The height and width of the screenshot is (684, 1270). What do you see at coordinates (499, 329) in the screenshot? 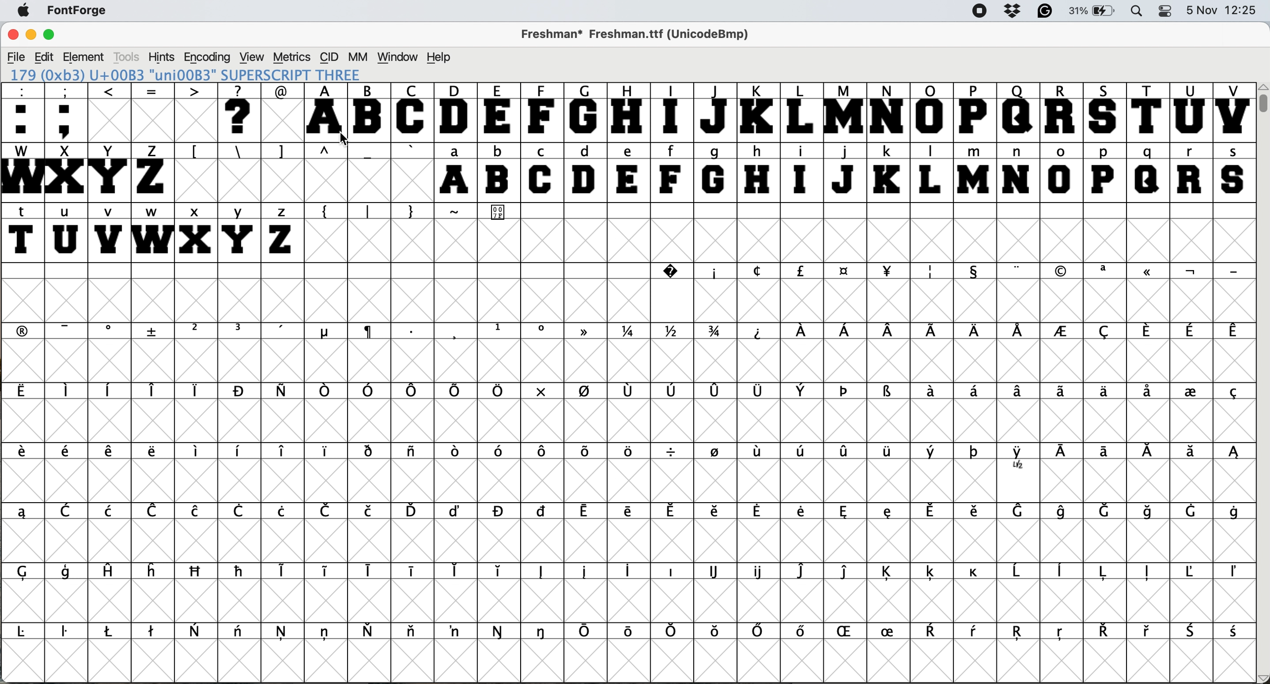
I see `symbol` at bounding box center [499, 329].